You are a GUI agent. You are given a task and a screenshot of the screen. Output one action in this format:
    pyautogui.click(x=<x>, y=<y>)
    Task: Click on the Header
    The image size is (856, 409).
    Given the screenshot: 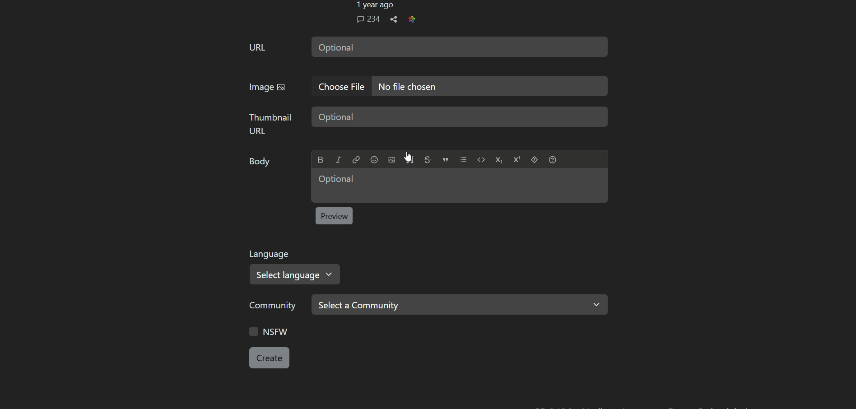 What is the action you would take?
    pyautogui.click(x=409, y=159)
    